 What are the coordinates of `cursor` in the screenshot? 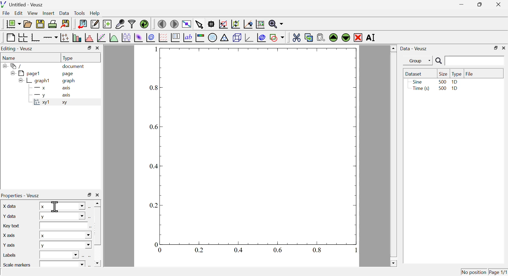 It's located at (65, 17).